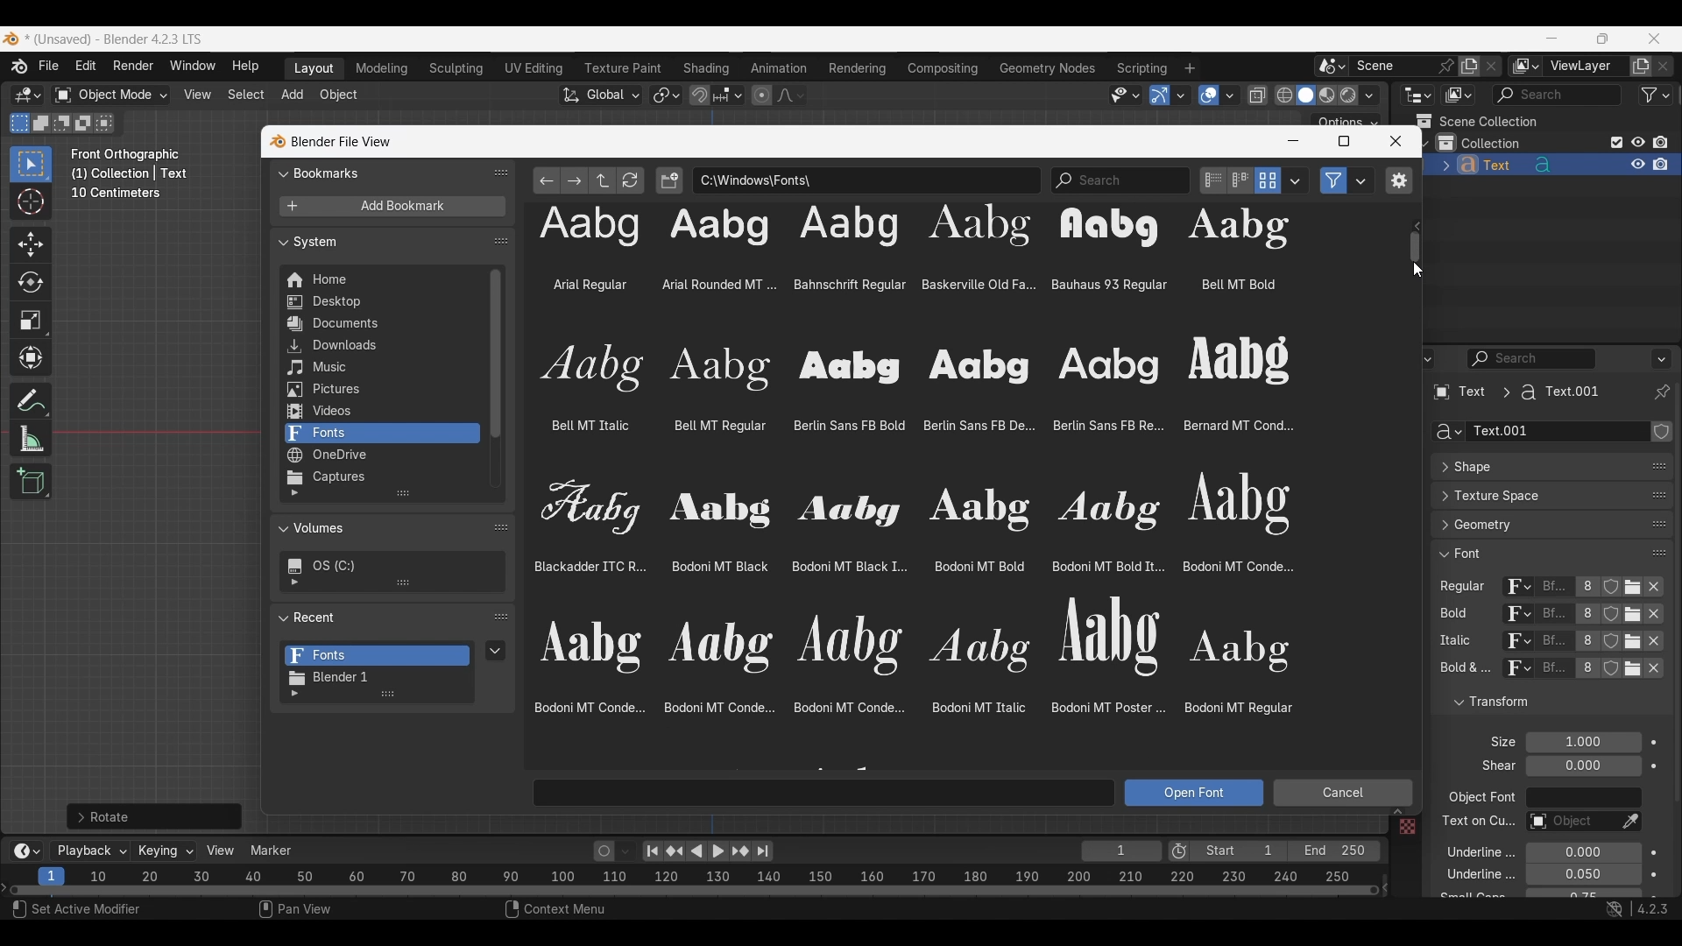  What do you see at coordinates (625, 68) in the screenshot?
I see `Texture paint workspace` at bounding box center [625, 68].